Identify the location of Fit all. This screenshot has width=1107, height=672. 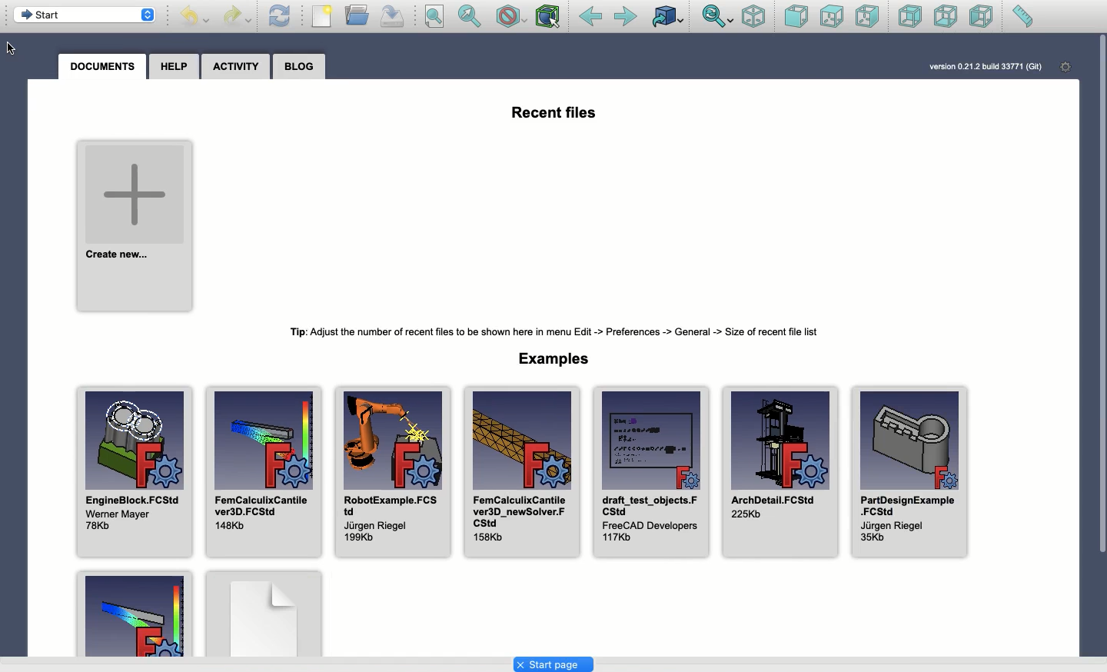
(433, 16).